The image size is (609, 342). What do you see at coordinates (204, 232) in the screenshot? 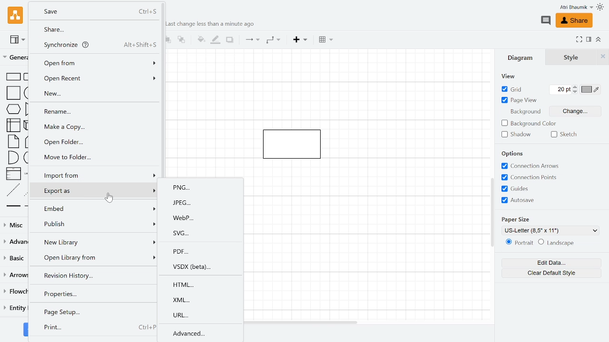
I see `SVG..` at bounding box center [204, 232].